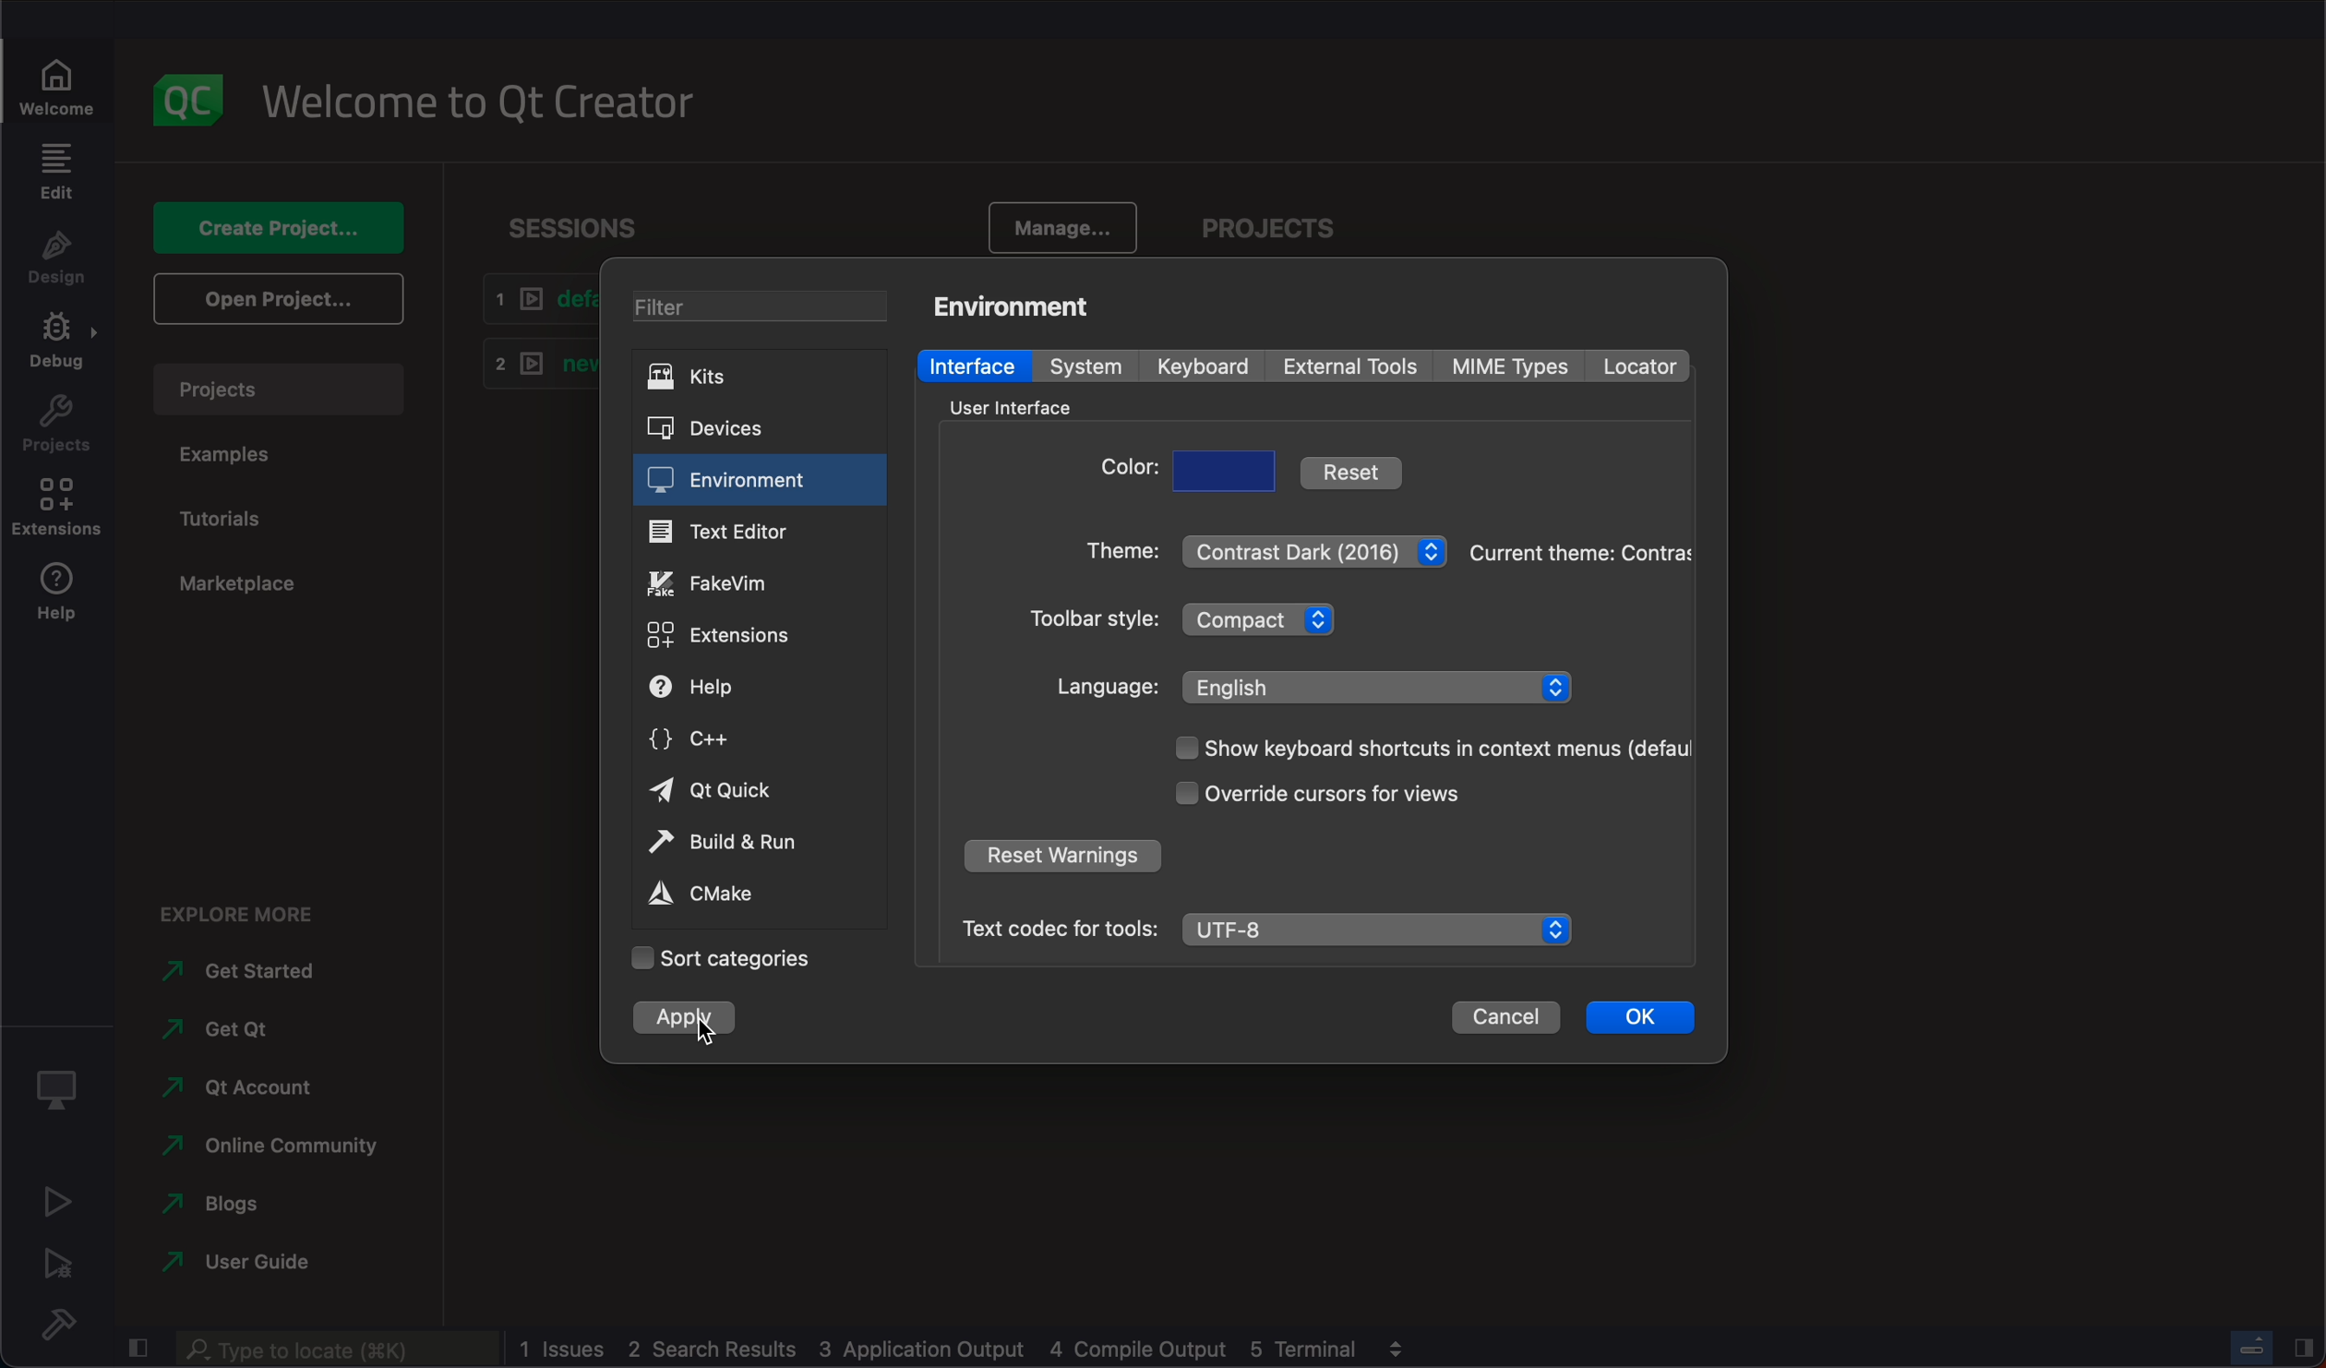 Image resolution: width=2326 pixels, height=1368 pixels. What do you see at coordinates (974, 366) in the screenshot?
I see `interface` at bounding box center [974, 366].